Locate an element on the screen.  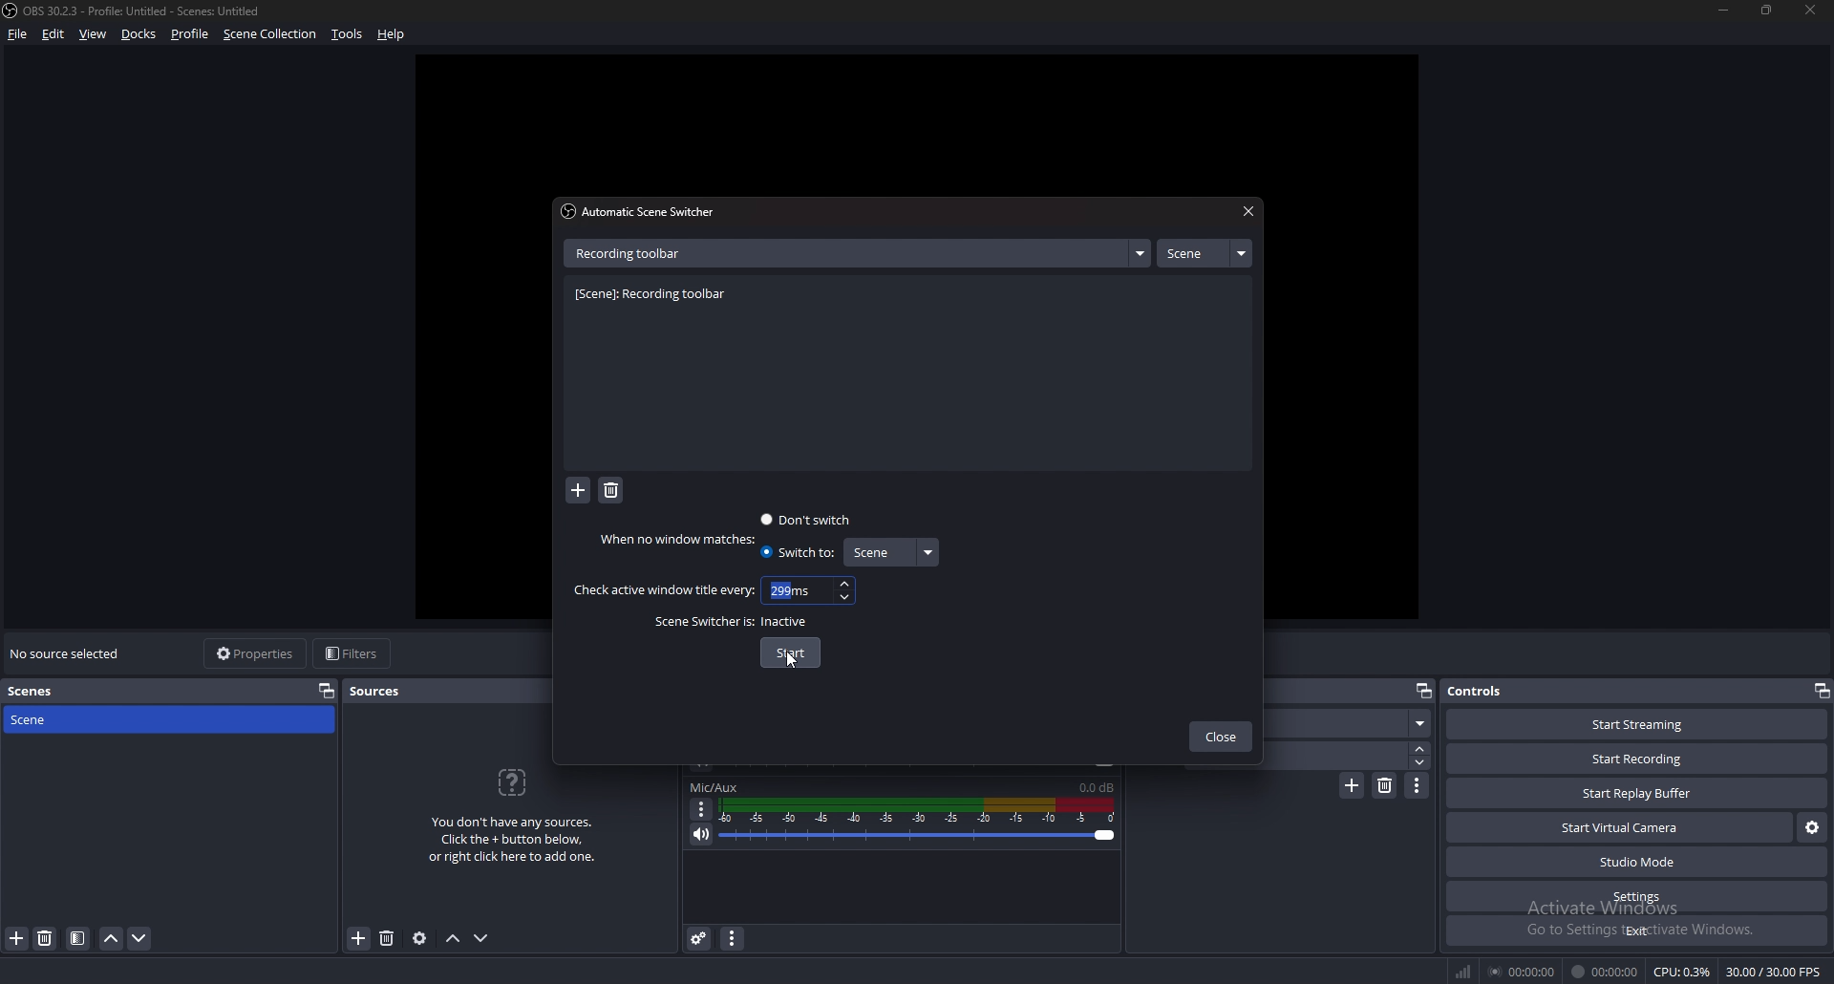
add transition is located at coordinates (1352, 785).